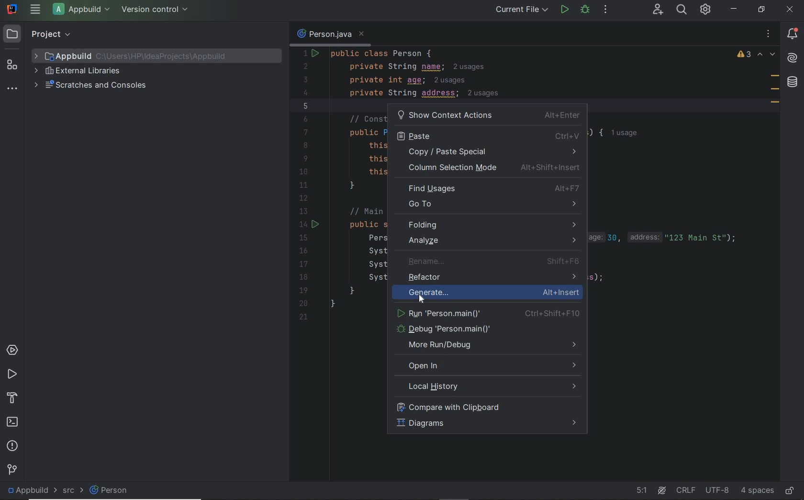 This screenshot has width=804, height=500. I want to click on show context actions, so click(489, 114).